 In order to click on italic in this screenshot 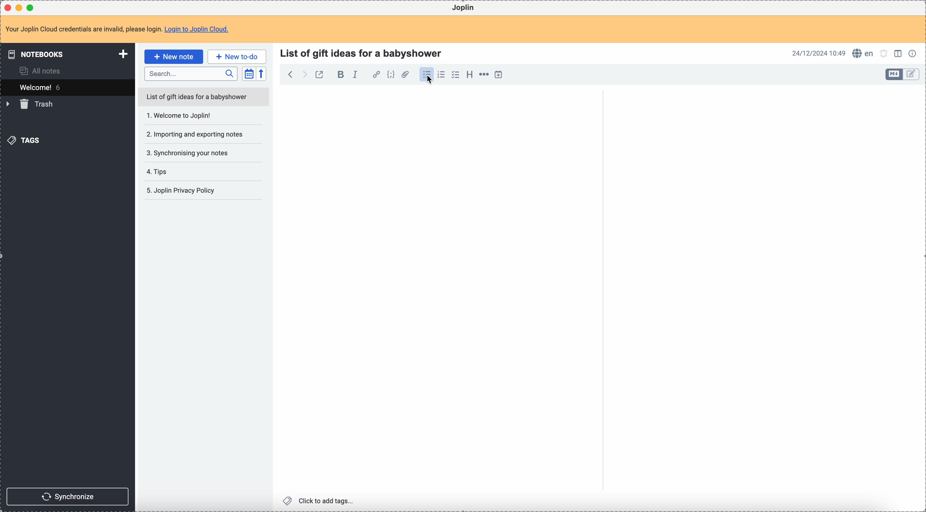, I will do `click(356, 75)`.